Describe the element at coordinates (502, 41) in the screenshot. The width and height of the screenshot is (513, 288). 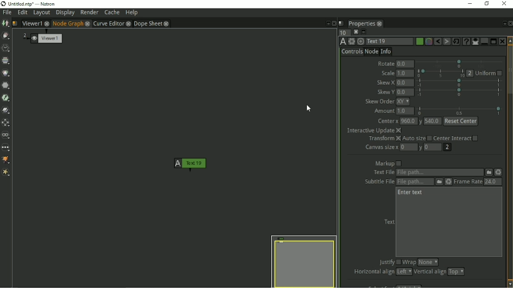
I see `Close` at that location.